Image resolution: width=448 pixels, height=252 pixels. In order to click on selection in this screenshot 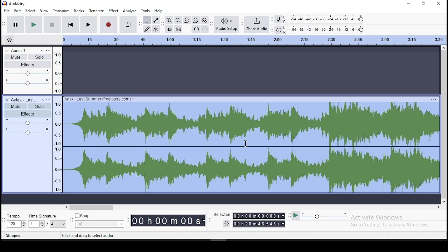, I will do `click(250, 219)`.